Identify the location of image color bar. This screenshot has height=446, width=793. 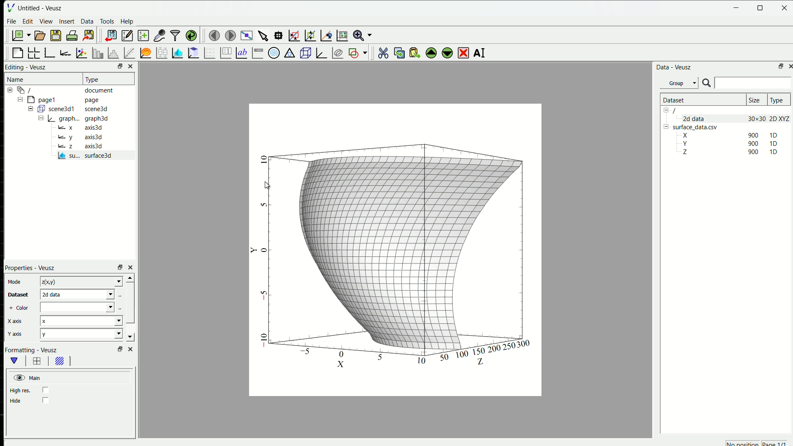
(259, 53).